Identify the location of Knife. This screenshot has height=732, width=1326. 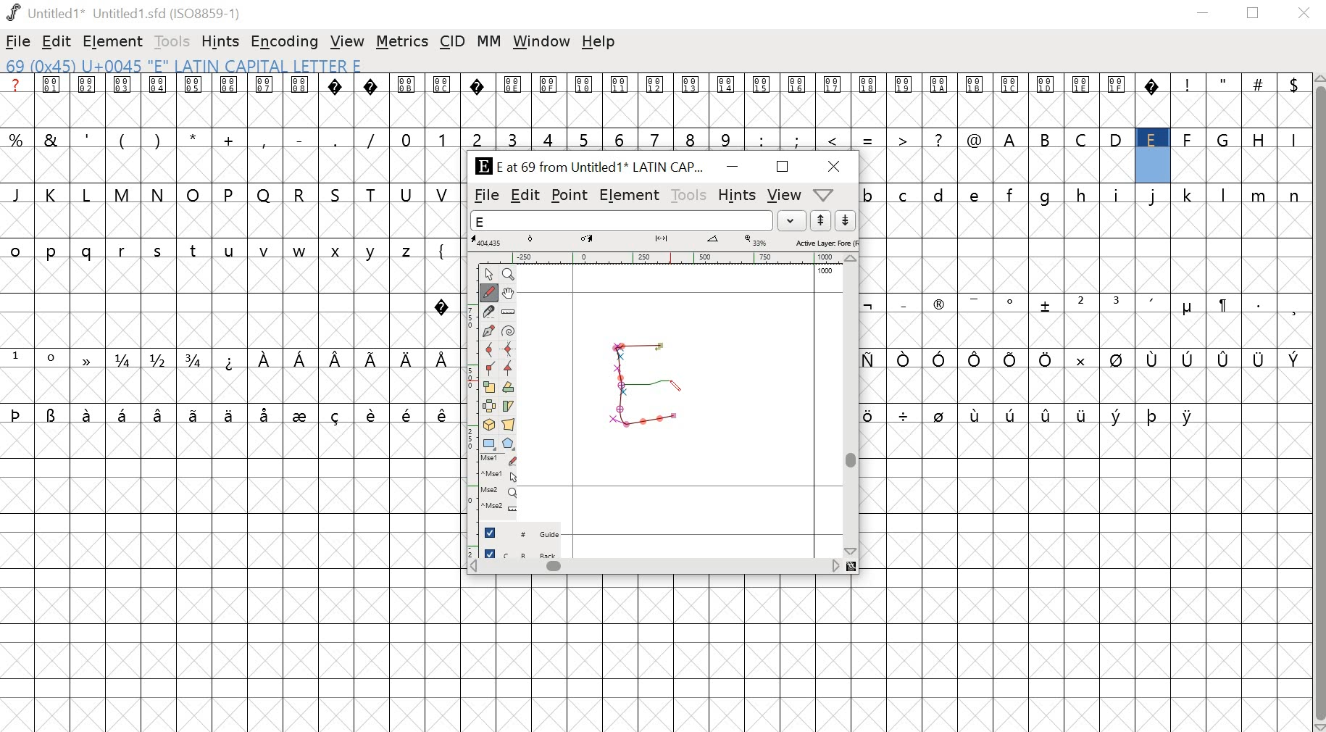
(490, 312).